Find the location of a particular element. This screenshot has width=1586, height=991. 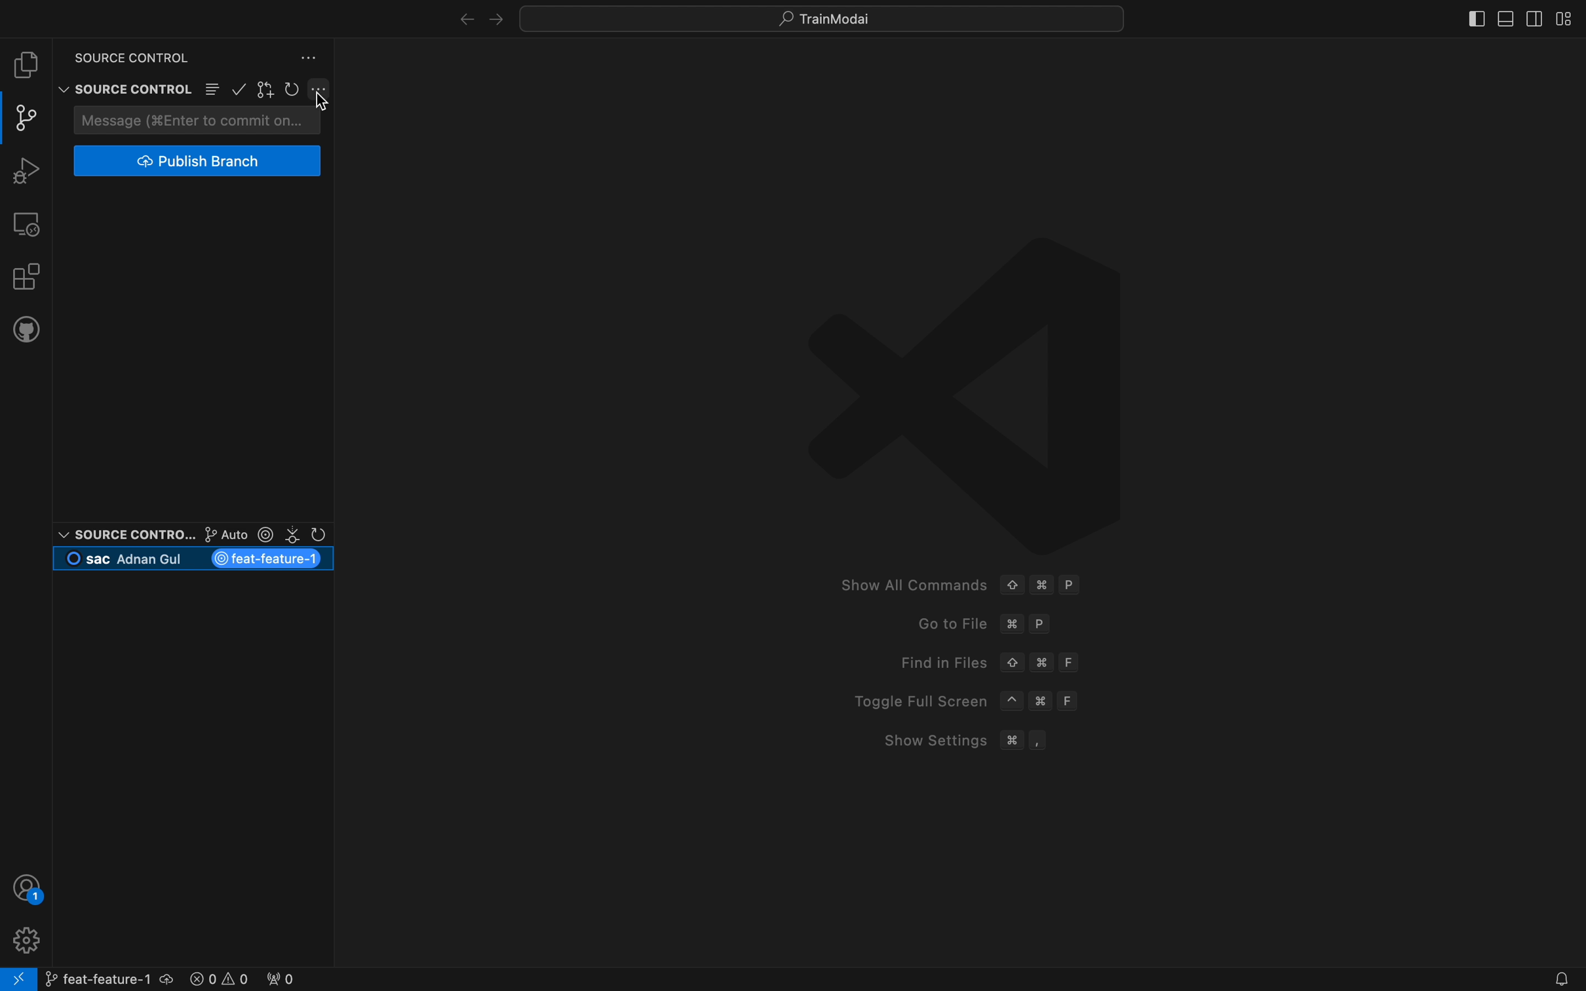

confirm is located at coordinates (241, 91).